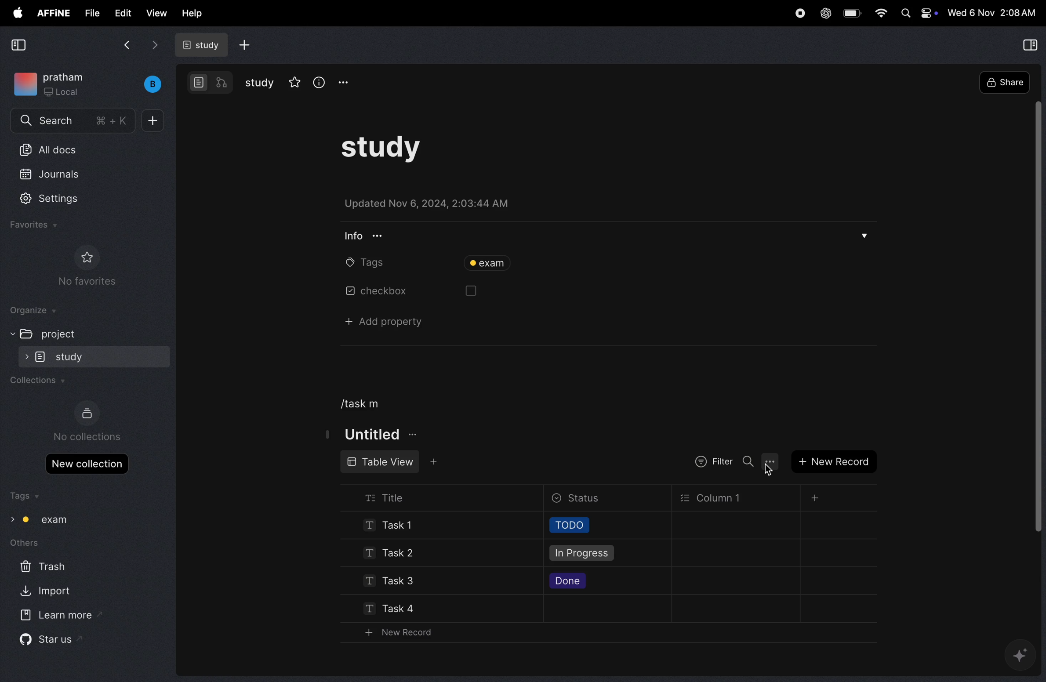 The width and height of the screenshot is (1046, 682). I want to click on study doc, so click(205, 46).